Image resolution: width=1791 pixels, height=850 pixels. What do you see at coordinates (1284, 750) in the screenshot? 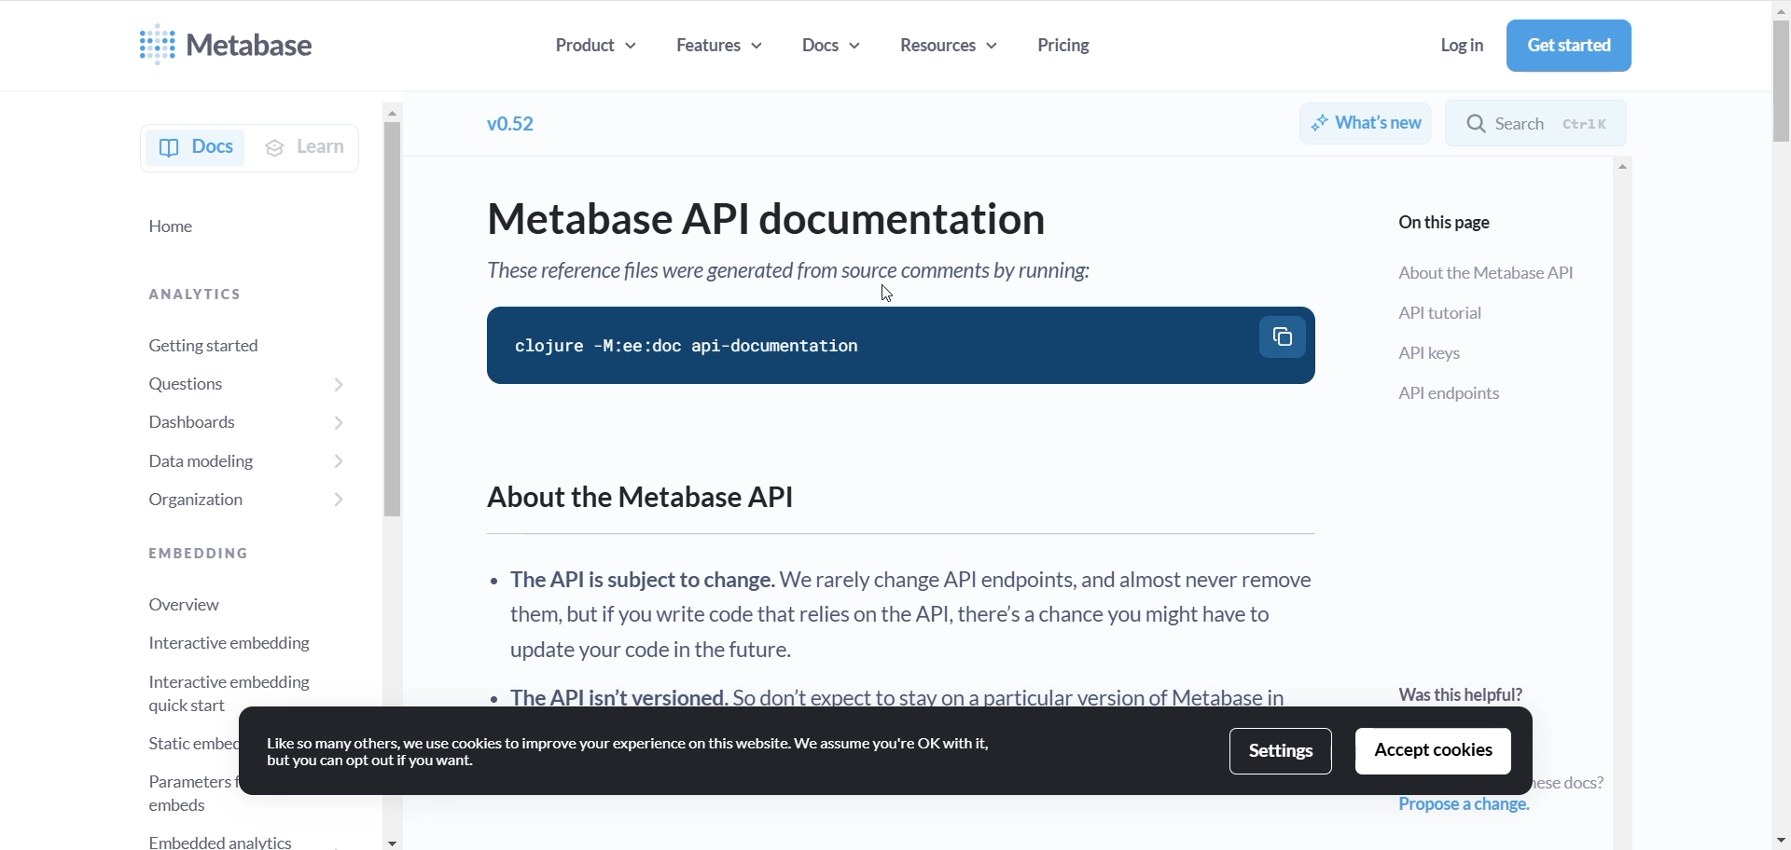
I see `settings` at bounding box center [1284, 750].